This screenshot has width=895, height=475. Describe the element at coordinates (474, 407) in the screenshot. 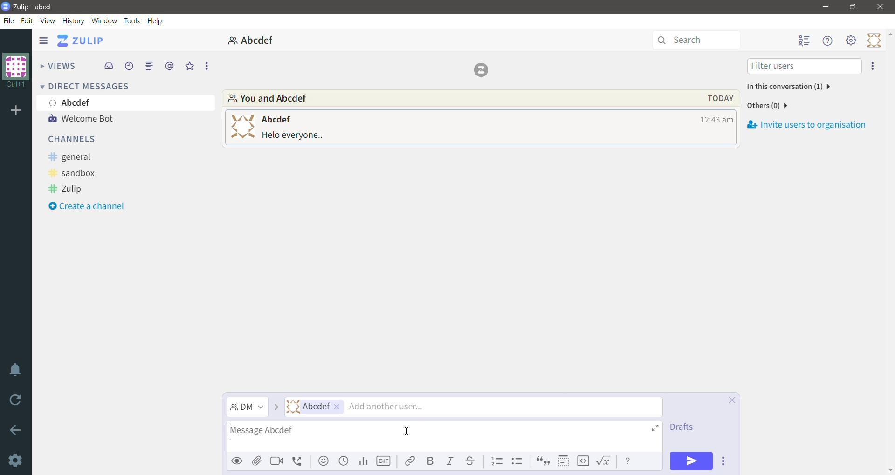

I see `Users` at that location.